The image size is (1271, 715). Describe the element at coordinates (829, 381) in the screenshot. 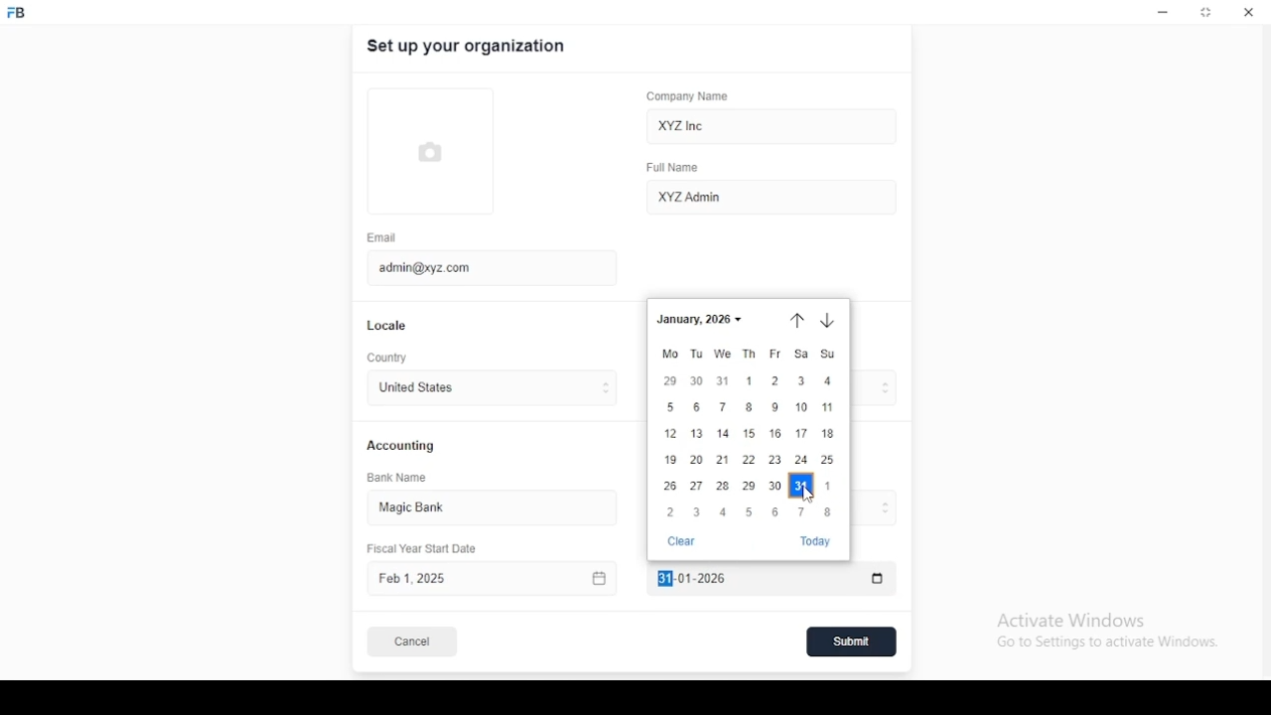

I see `4` at that location.